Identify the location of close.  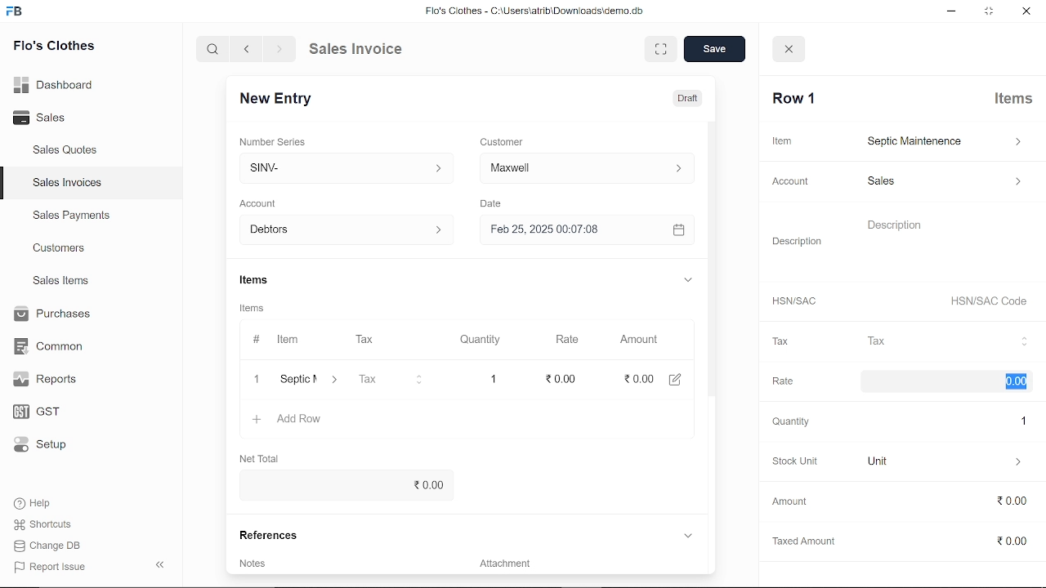
(790, 50).